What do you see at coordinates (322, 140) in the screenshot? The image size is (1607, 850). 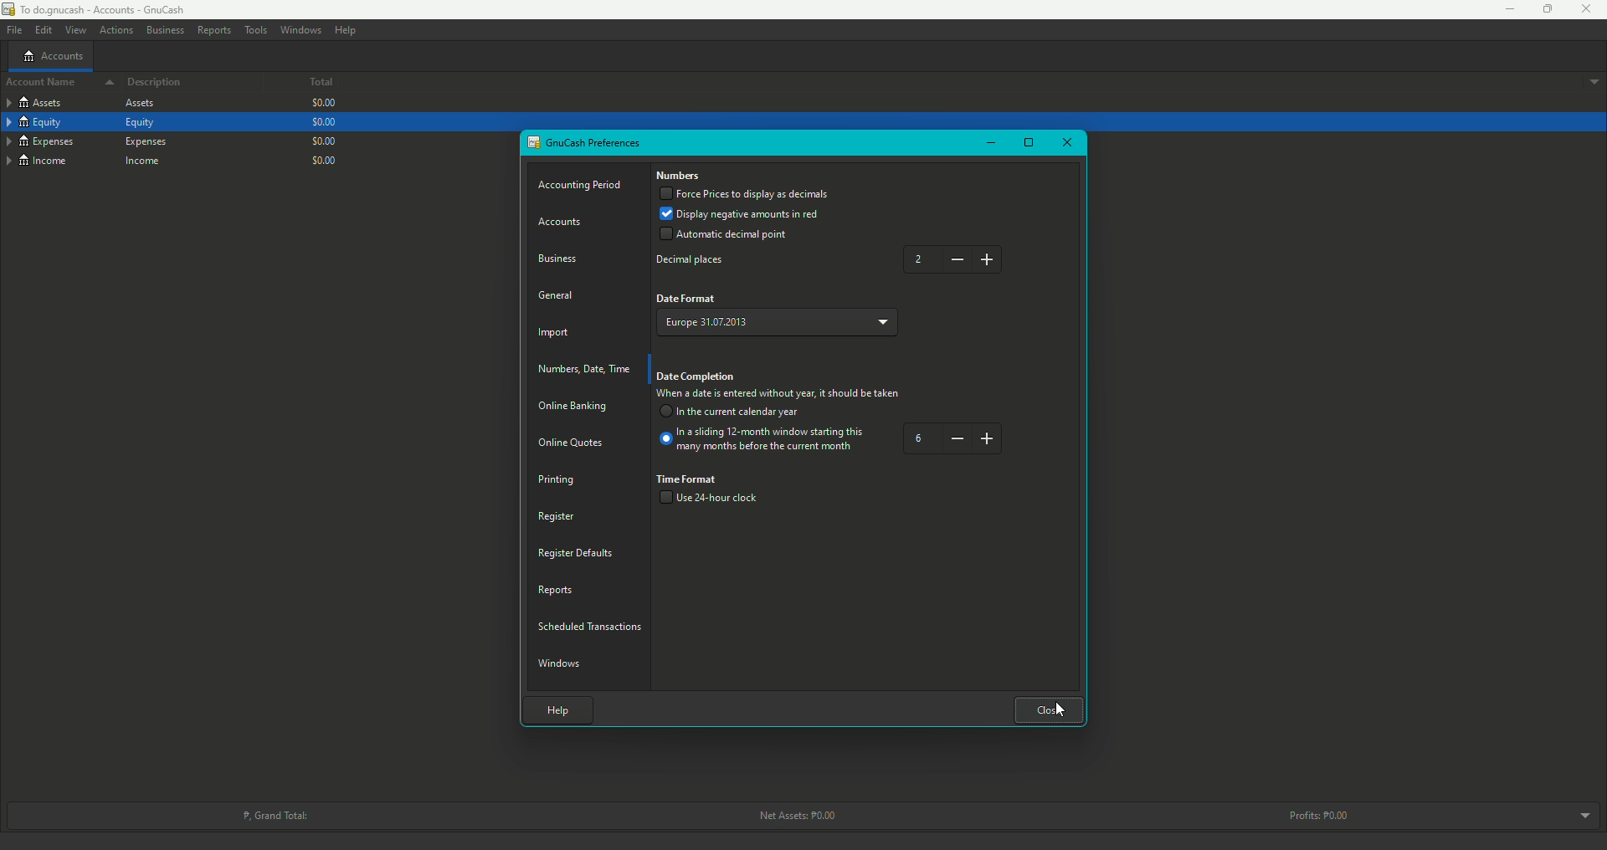 I see `$0` at bounding box center [322, 140].